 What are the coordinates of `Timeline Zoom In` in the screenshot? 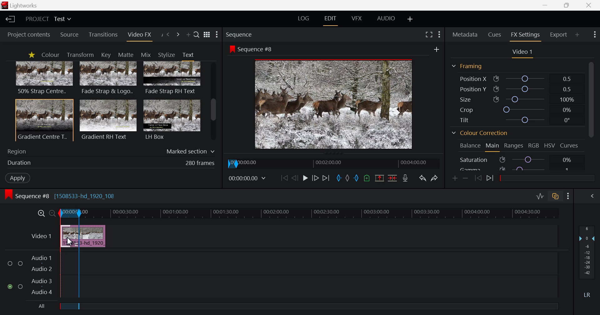 It's located at (41, 212).